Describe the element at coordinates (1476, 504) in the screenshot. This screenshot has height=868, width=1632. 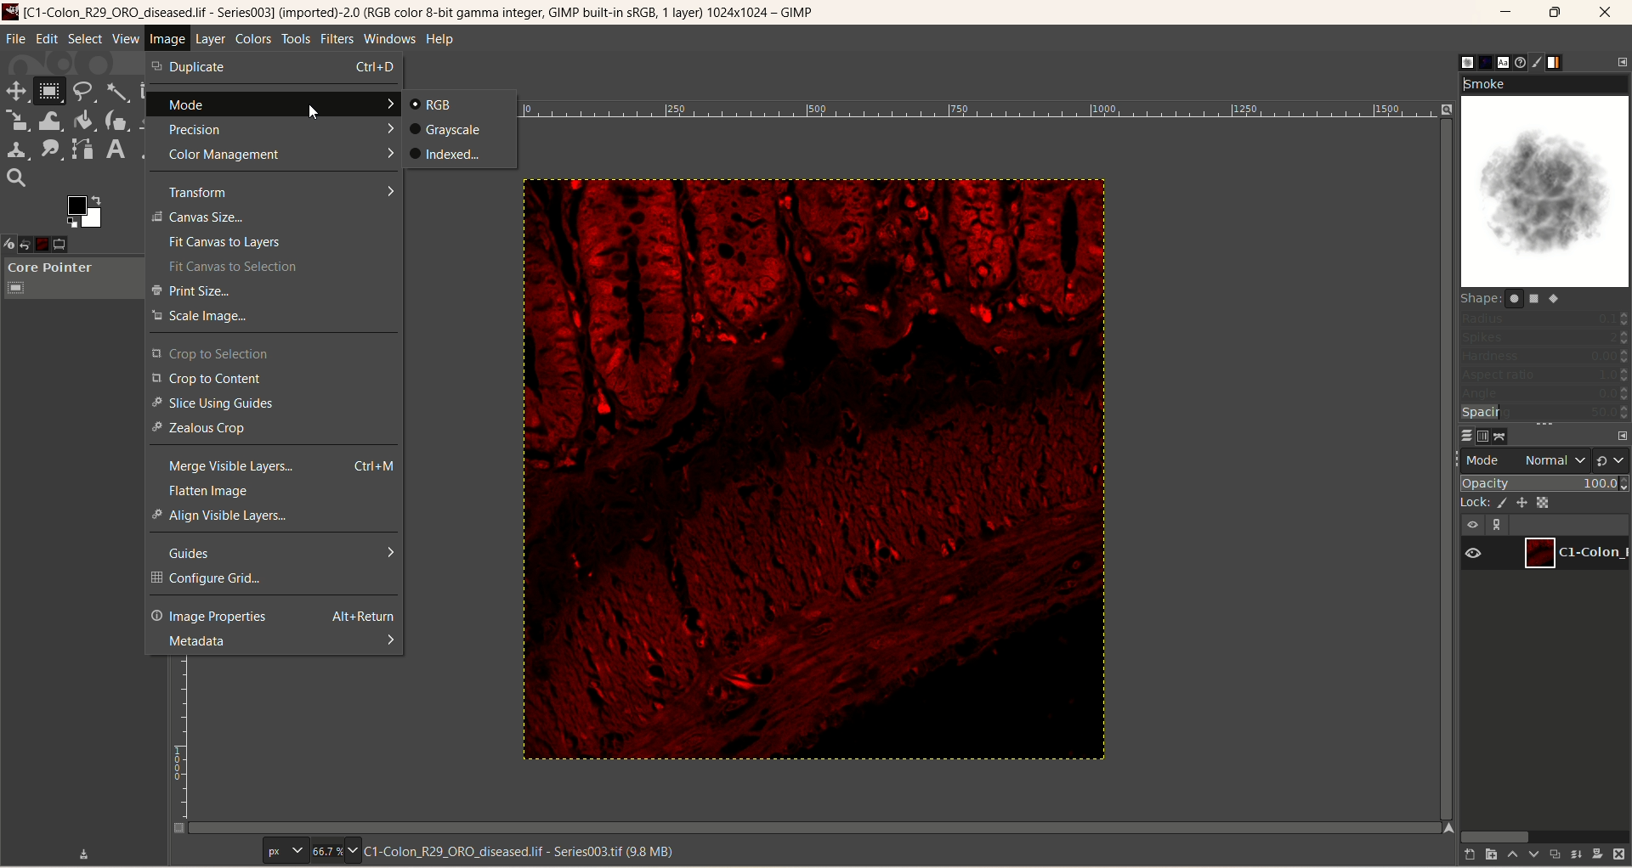
I see `lock` at that location.